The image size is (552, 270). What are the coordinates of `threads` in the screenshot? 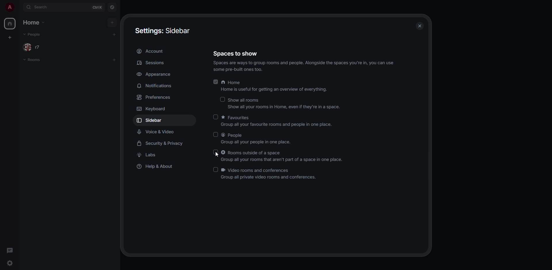 It's located at (10, 250).